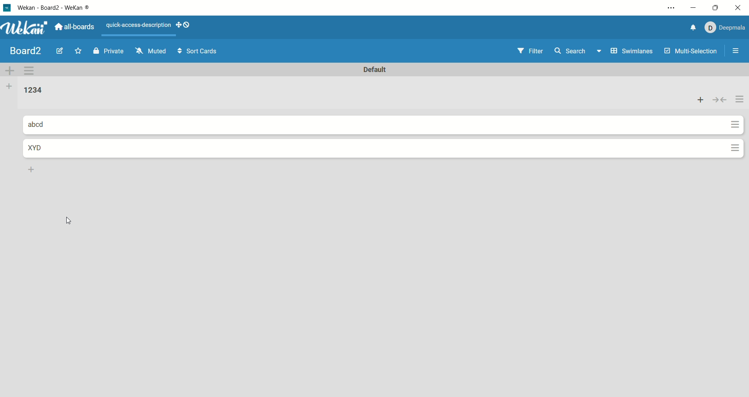 The width and height of the screenshot is (749, 397). What do you see at coordinates (692, 9) in the screenshot?
I see `minimize` at bounding box center [692, 9].